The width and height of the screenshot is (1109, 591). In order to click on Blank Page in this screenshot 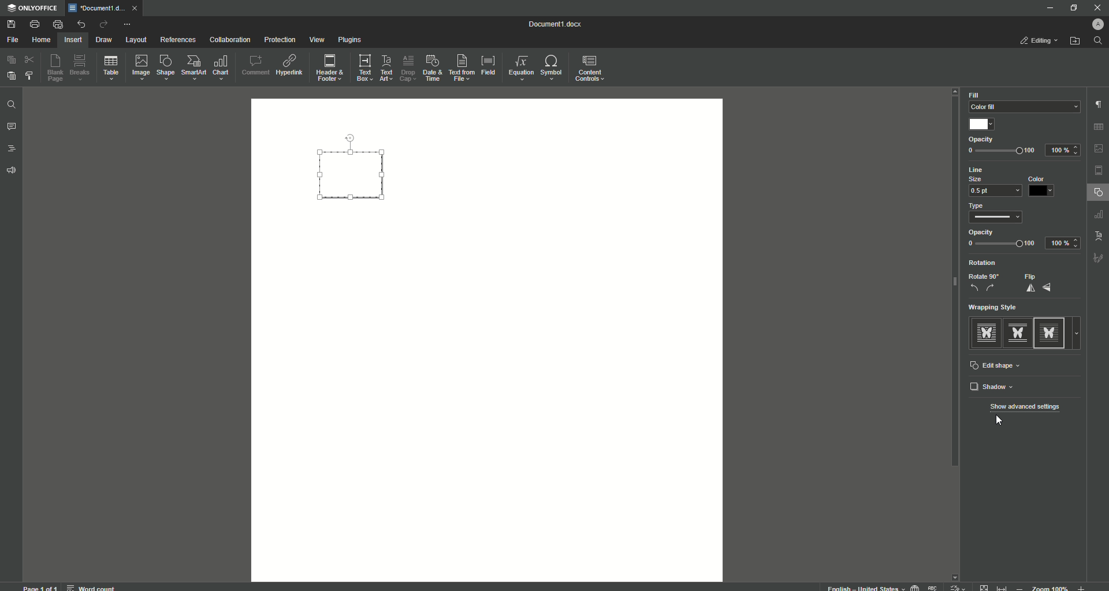, I will do `click(56, 68)`.